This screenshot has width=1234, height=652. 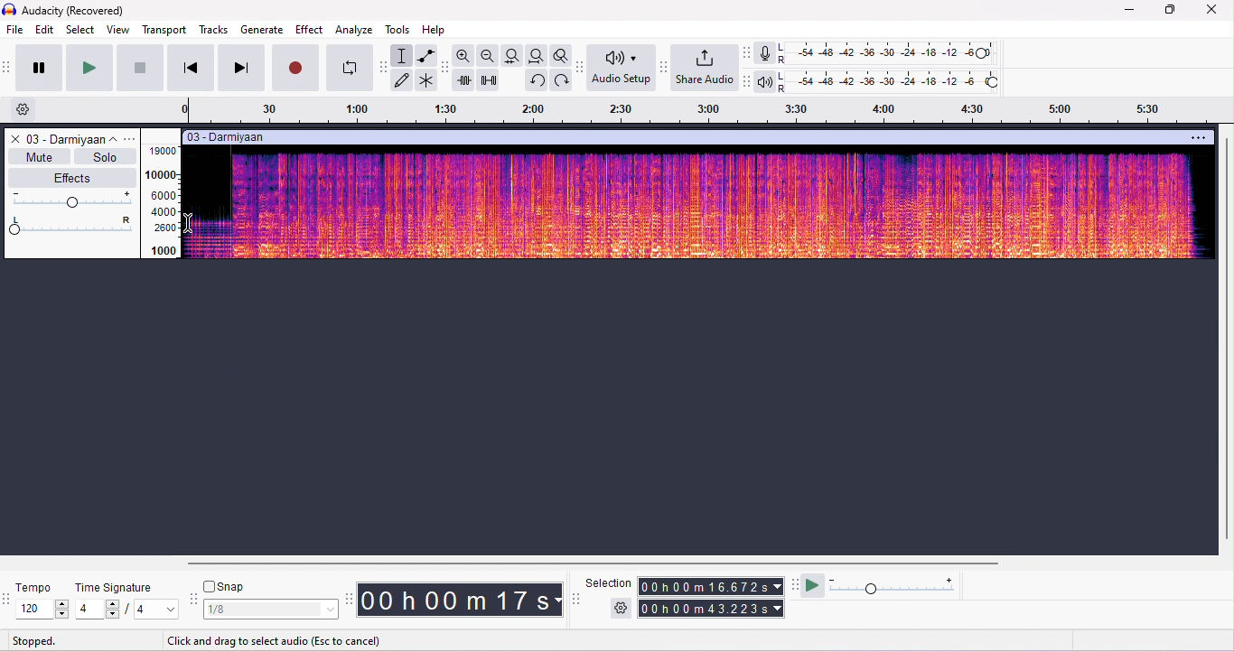 I want to click on title, so click(x=66, y=11).